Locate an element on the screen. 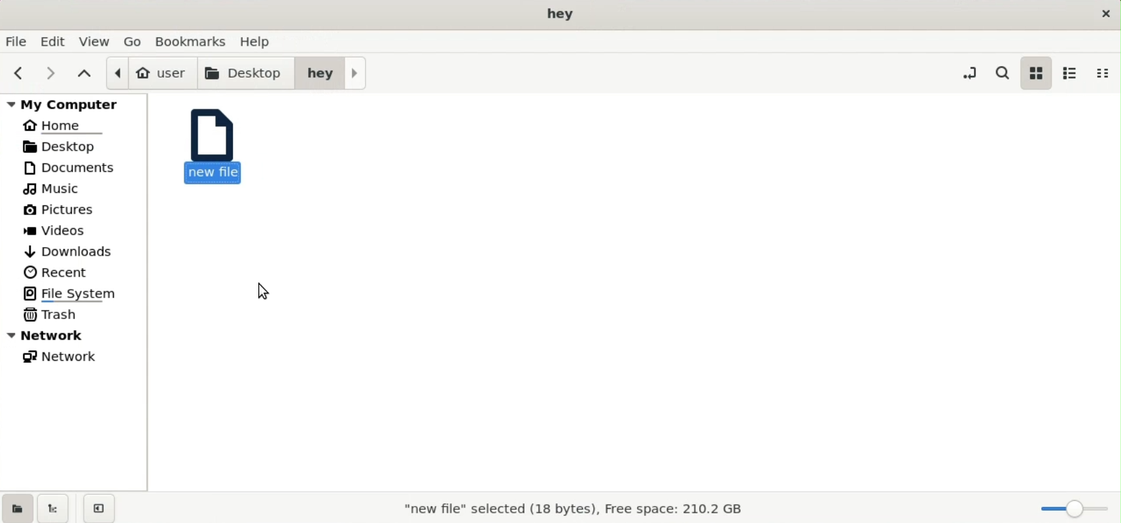 The height and width of the screenshot is (523, 1121). document is located at coordinates (78, 167).